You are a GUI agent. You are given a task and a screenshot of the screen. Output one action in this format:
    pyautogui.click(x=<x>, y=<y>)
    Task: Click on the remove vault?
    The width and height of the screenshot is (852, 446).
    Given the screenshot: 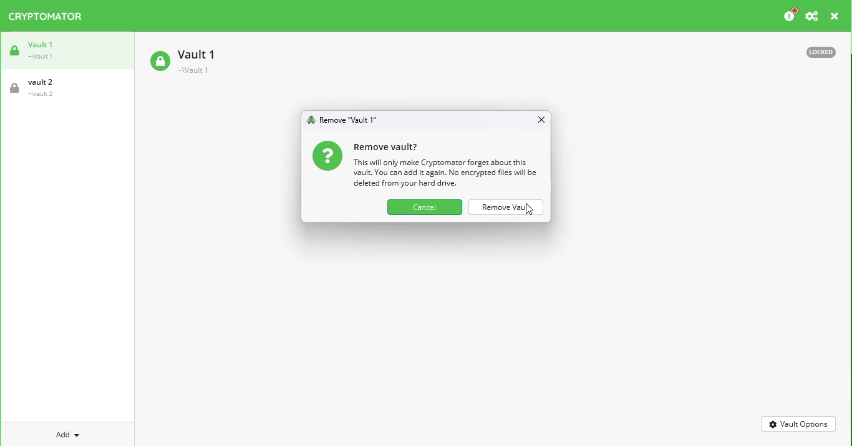 What is the action you would take?
    pyautogui.click(x=385, y=148)
    